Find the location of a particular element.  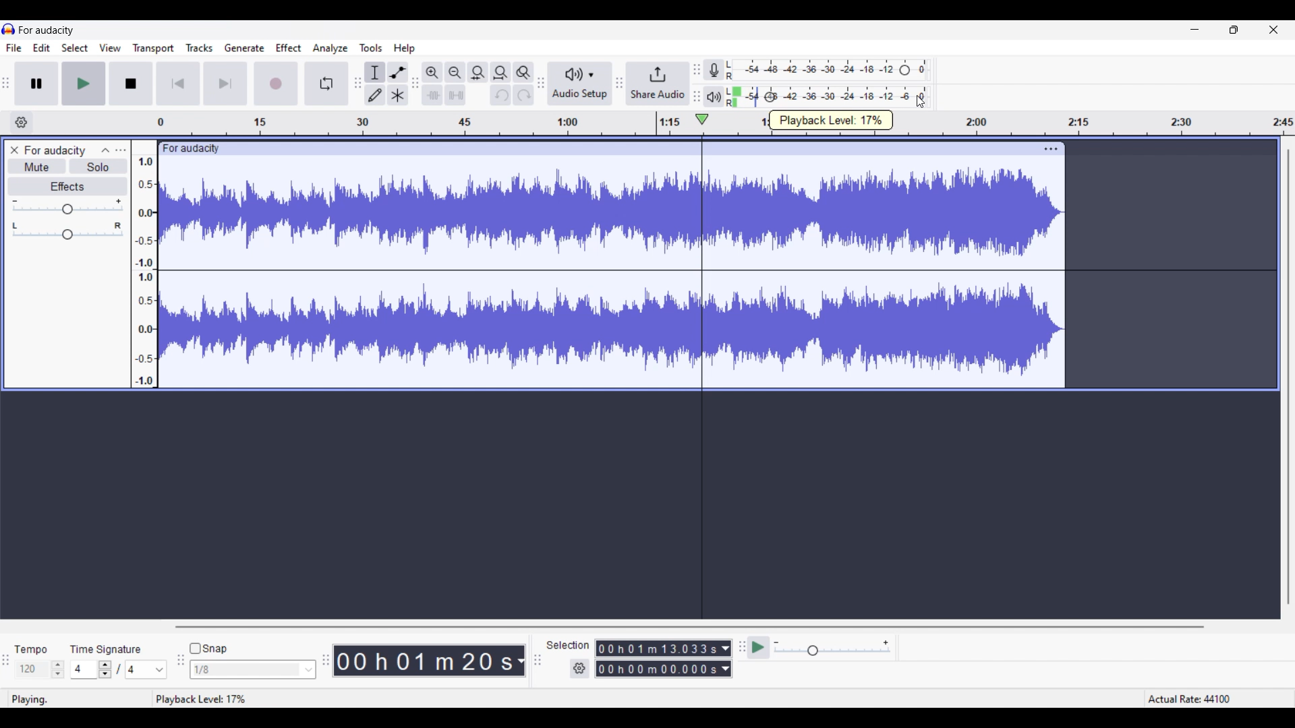

play at speed is located at coordinates (757, 648).